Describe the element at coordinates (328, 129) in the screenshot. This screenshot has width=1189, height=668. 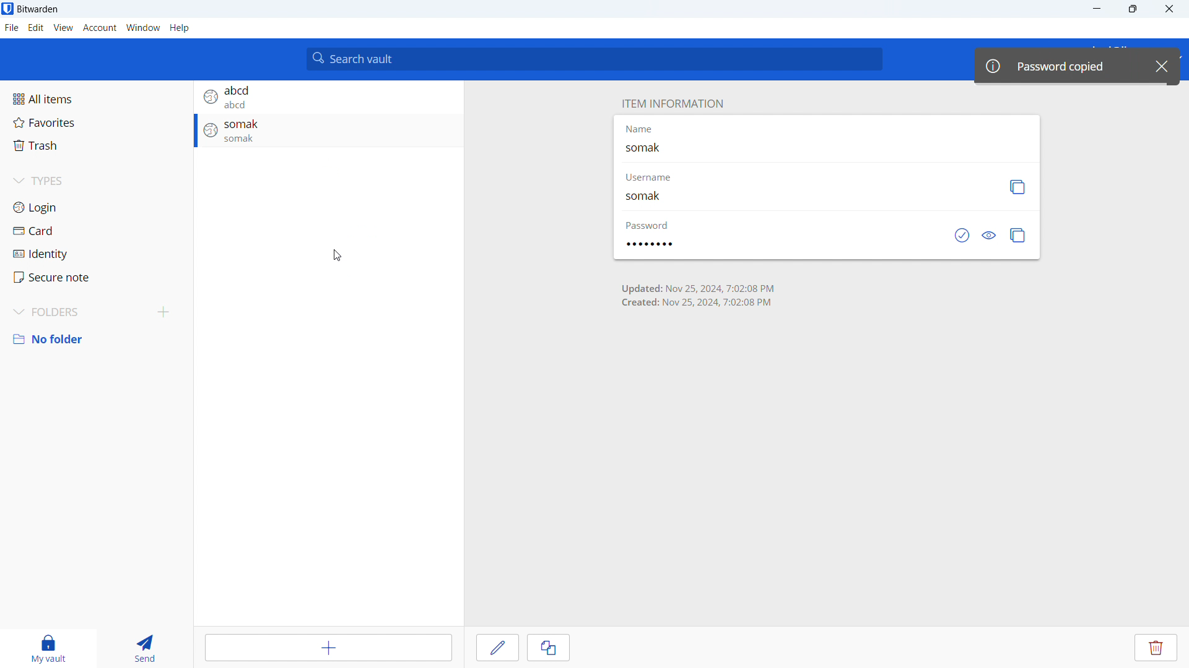
I see `login entry with name somak` at that location.